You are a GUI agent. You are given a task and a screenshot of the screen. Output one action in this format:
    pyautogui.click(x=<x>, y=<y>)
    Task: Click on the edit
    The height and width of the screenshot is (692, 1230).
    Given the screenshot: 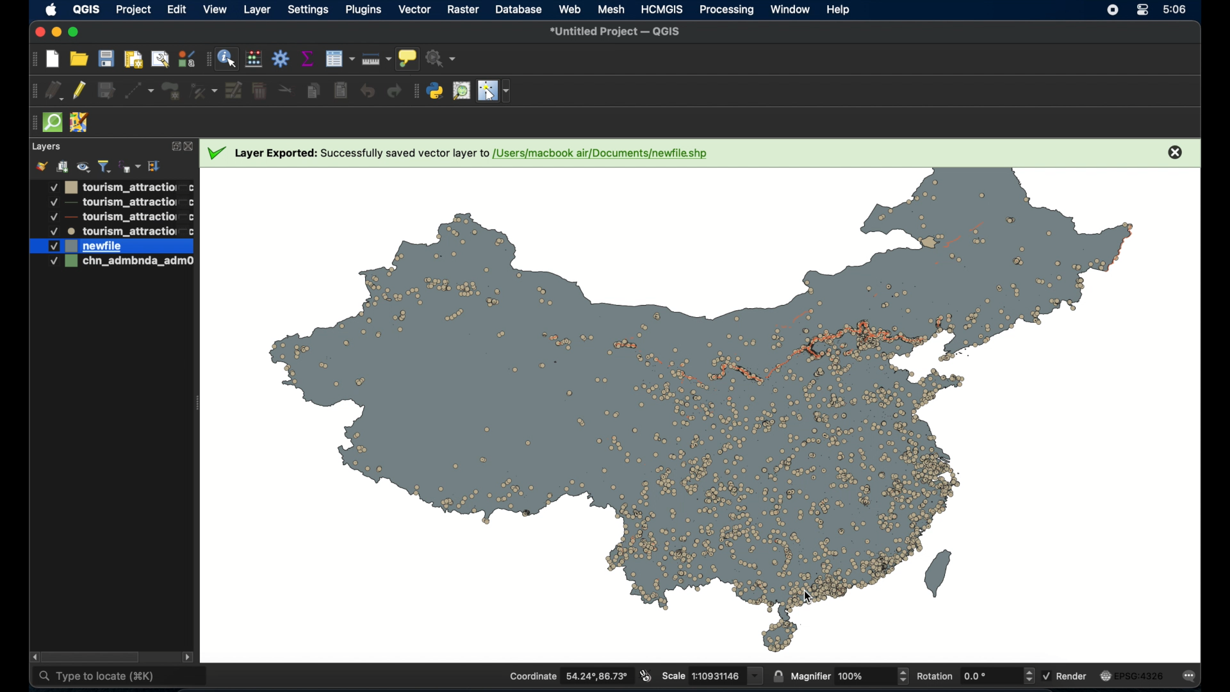 What is the action you would take?
    pyautogui.click(x=177, y=11)
    